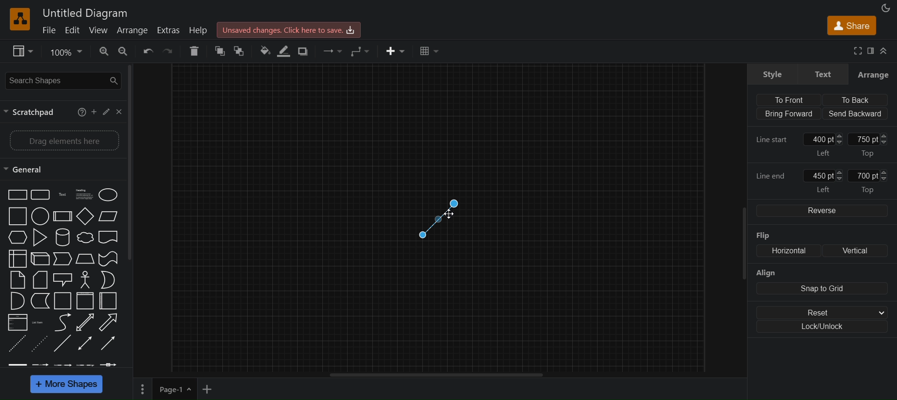 This screenshot has height=400, width=897. Describe the element at coordinates (61, 300) in the screenshot. I see `Container` at that location.